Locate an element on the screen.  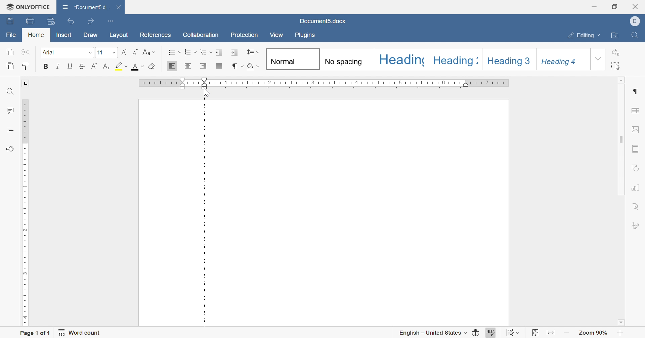
table settings is located at coordinates (637, 111).